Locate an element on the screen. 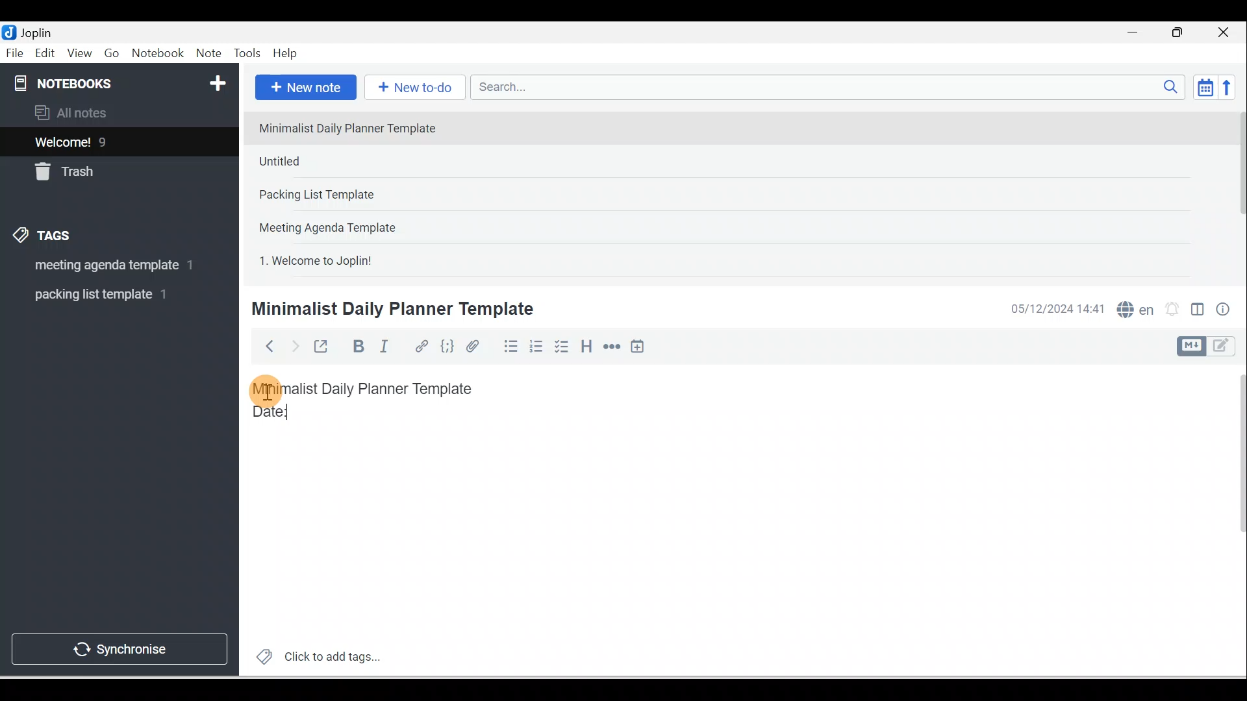 The width and height of the screenshot is (1247, 701). Bulleted list is located at coordinates (508, 346).